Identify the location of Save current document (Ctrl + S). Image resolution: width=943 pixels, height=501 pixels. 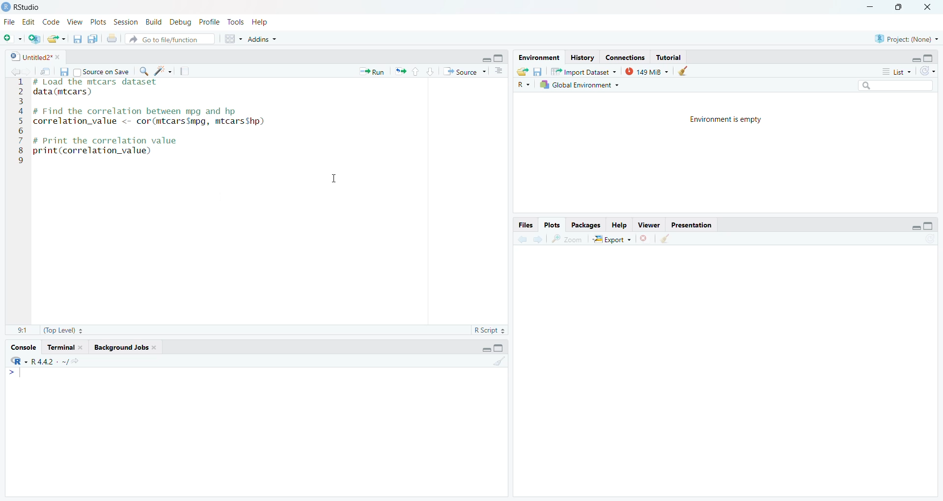
(66, 71).